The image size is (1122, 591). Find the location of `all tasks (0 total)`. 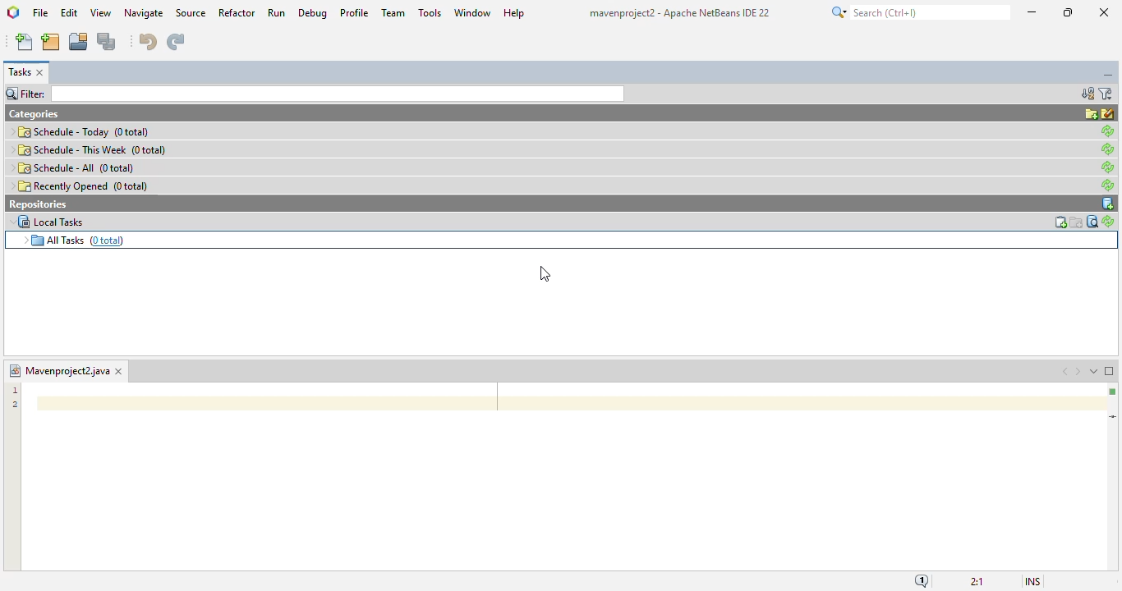

all tasks (0 total) is located at coordinates (70, 240).